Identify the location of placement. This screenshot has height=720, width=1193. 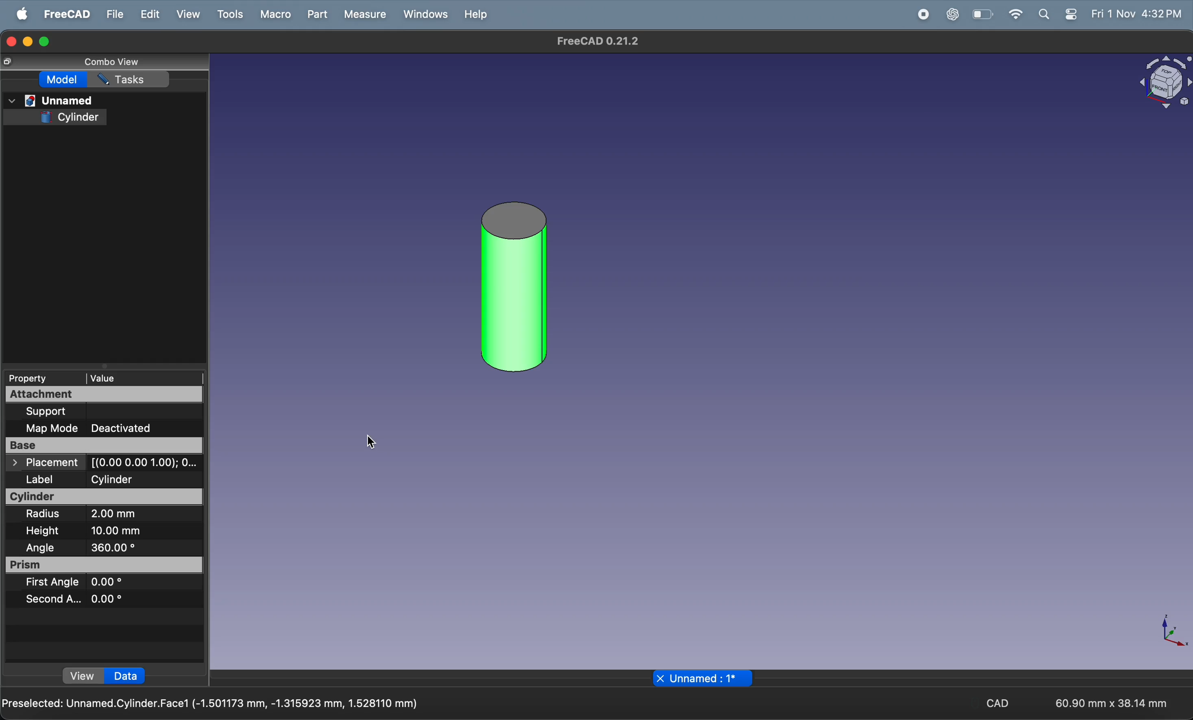
(105, 463).